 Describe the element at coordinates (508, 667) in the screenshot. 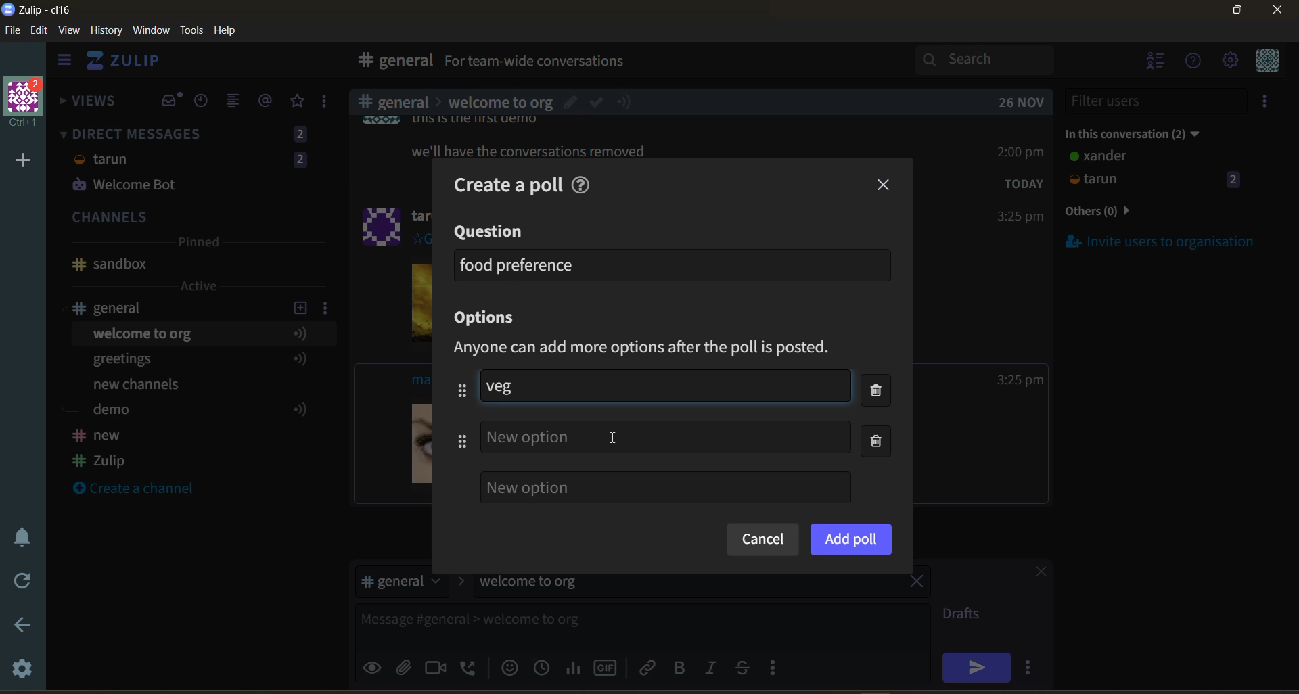

I see `add emoji` at that location.